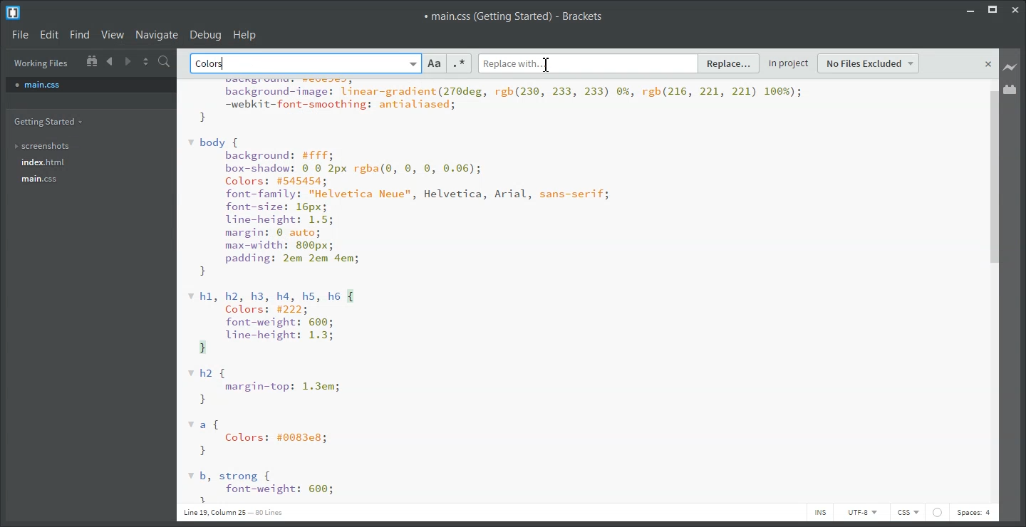 This screenshot has width=1026, height=527. Describe the element at coordinates (789, 61) in the screenshot. I see `in project` at that location.